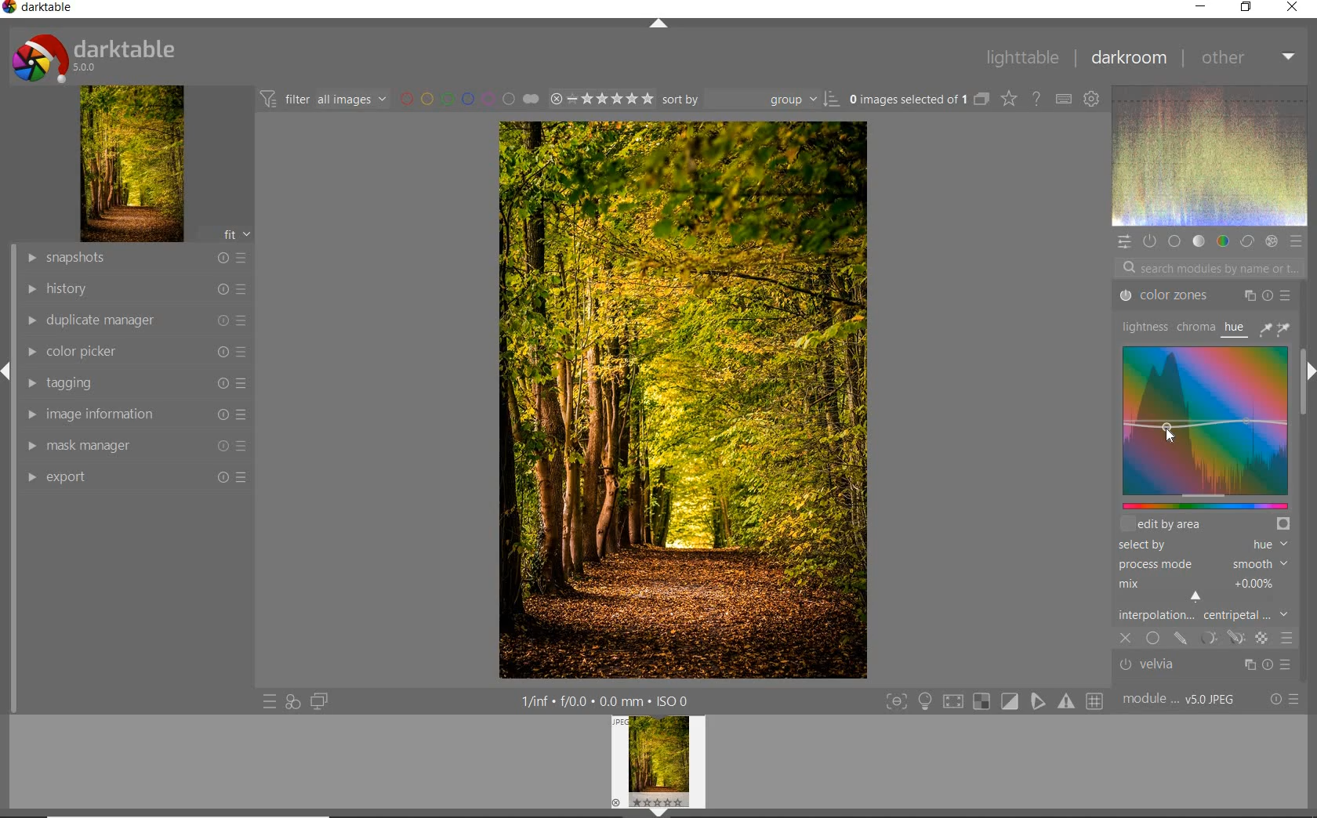 This screenshot has height=818, width=1317. Describe the element at coordinates (138, 416) in the screenshot. I see `IMAGE INFORMATION` at that location.